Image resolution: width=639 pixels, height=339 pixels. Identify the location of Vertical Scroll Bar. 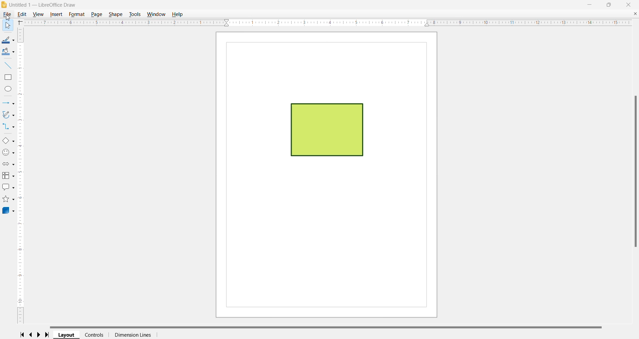
(634, 171).